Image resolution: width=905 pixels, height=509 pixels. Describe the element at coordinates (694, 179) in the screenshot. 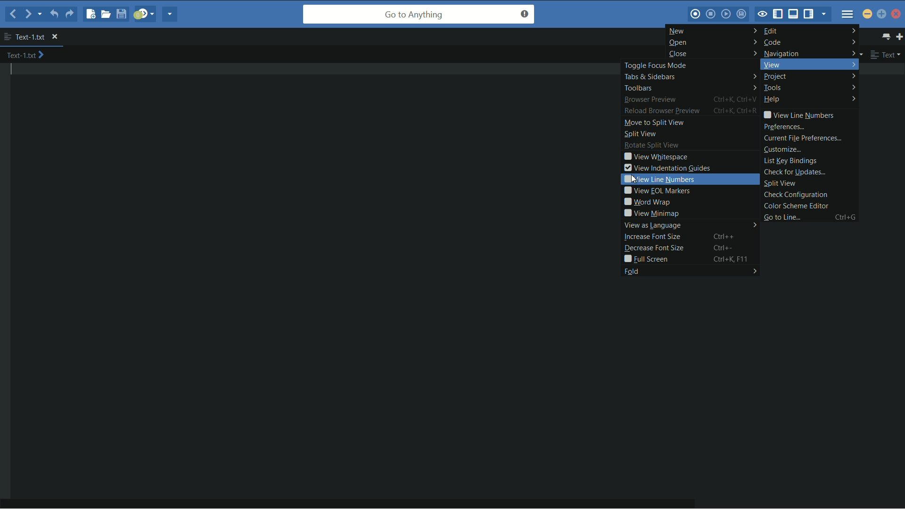

I see `view line numbers` at that location.